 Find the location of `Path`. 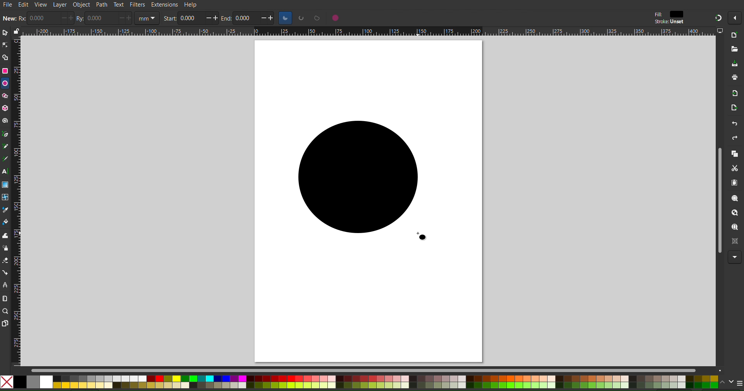

Path is located at coordinates (102, 5).